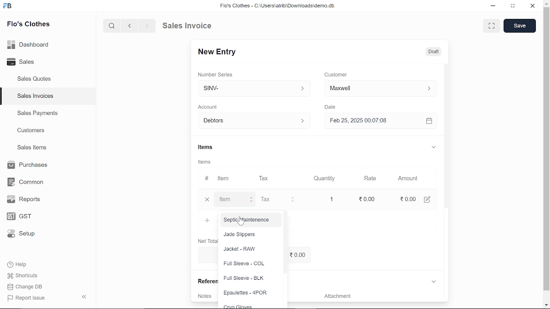 The height and width of the screenshot is (309, 550). I want to click on expand, so click(438, 148).